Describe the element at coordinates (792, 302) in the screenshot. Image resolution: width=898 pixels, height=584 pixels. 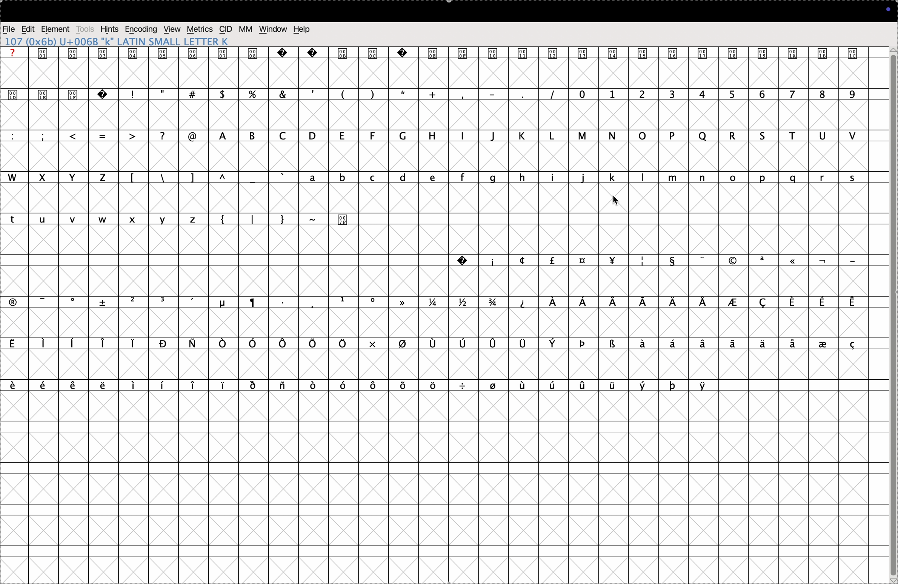
I see `E` at that location.